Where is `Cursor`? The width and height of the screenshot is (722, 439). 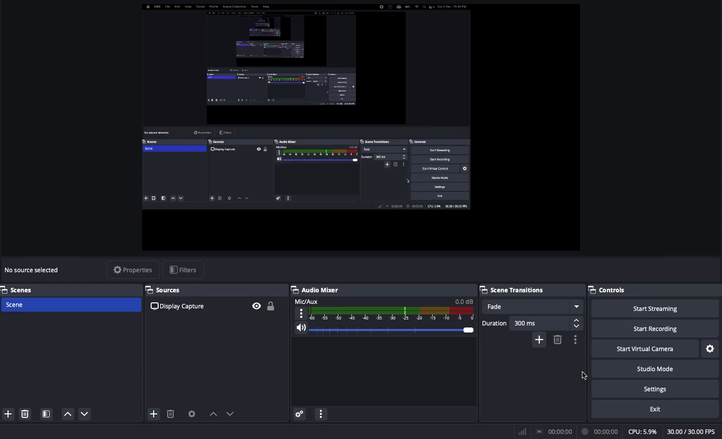 Cursor is located at coordinates (582, 375).